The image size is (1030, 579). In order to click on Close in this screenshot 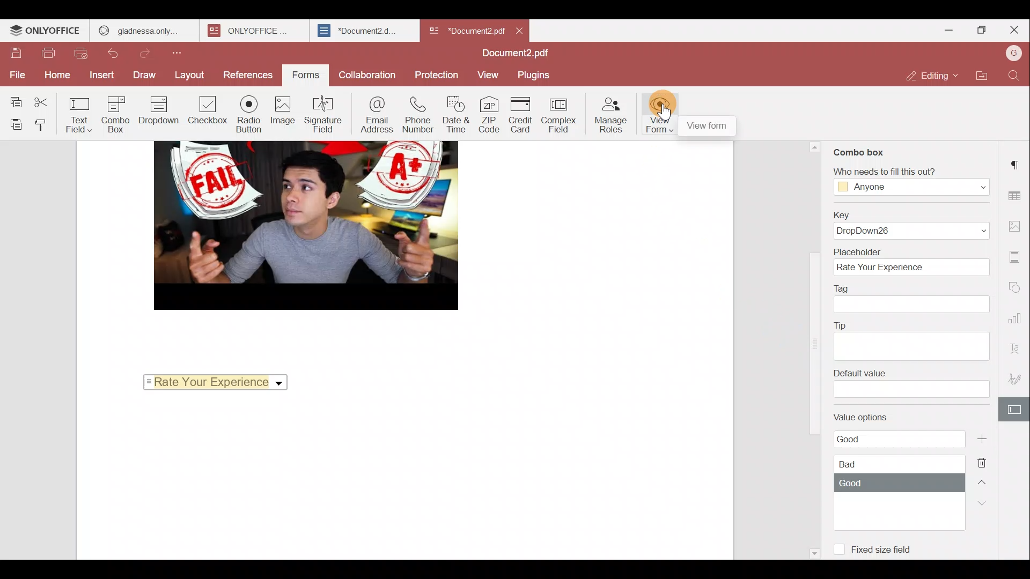, I will do `click(1014, 30)`.